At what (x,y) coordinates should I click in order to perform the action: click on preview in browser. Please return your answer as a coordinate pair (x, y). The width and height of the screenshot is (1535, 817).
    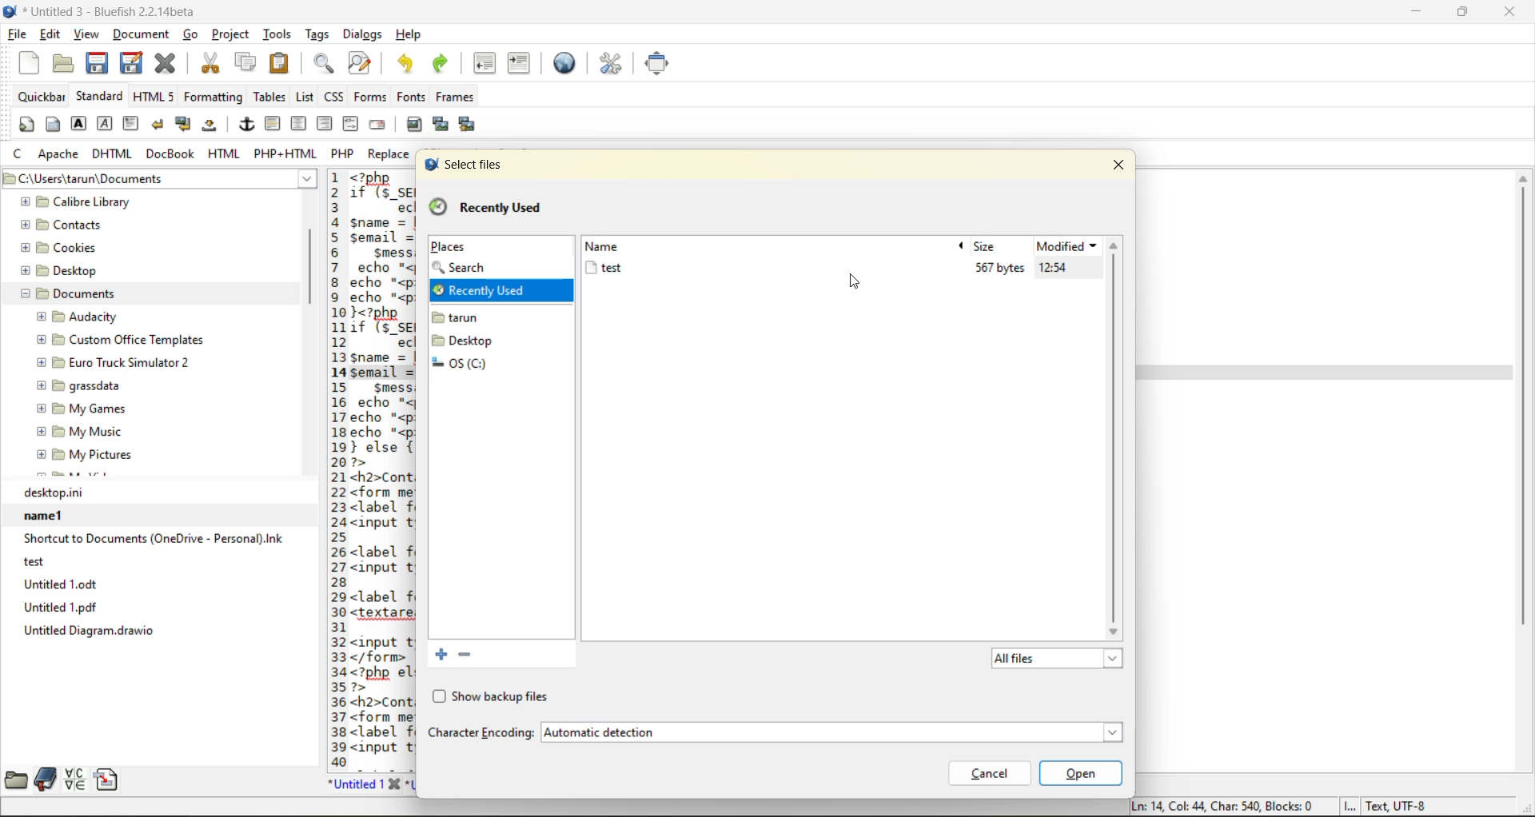
    Looking at the image, I should click on (568, 62).